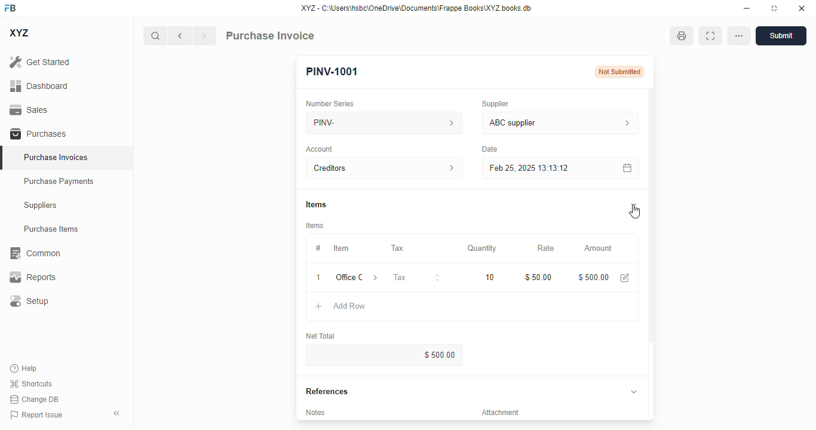  Describe the element at coordinates (180, 36) in the screenshot. I see `previous` at that location.